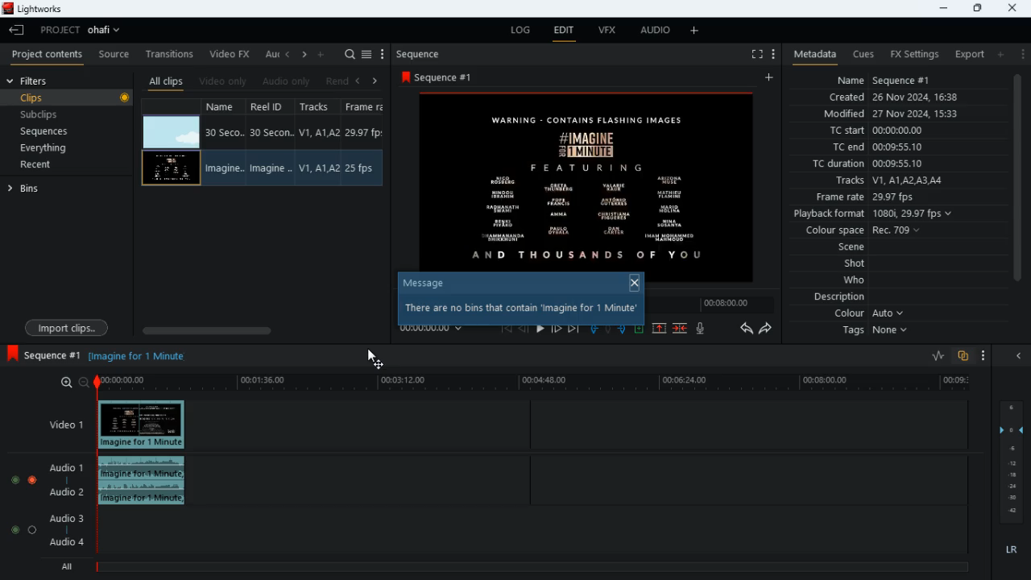  Describe the element at coordinates (967, 54) in the screenshot. I see `export` at that location.